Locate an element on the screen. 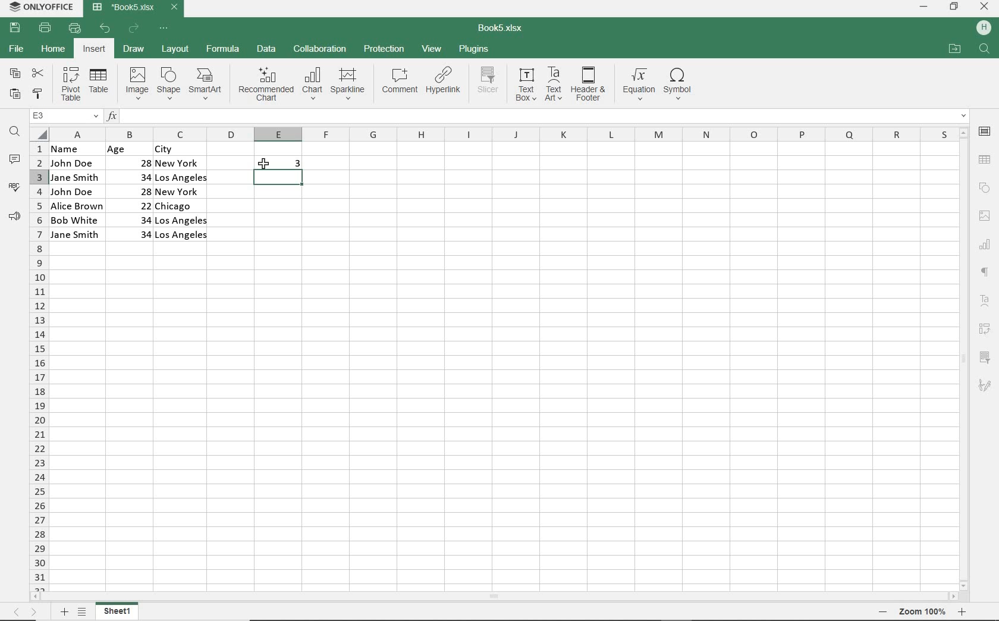  COPY is located at coordinates (14, 74).